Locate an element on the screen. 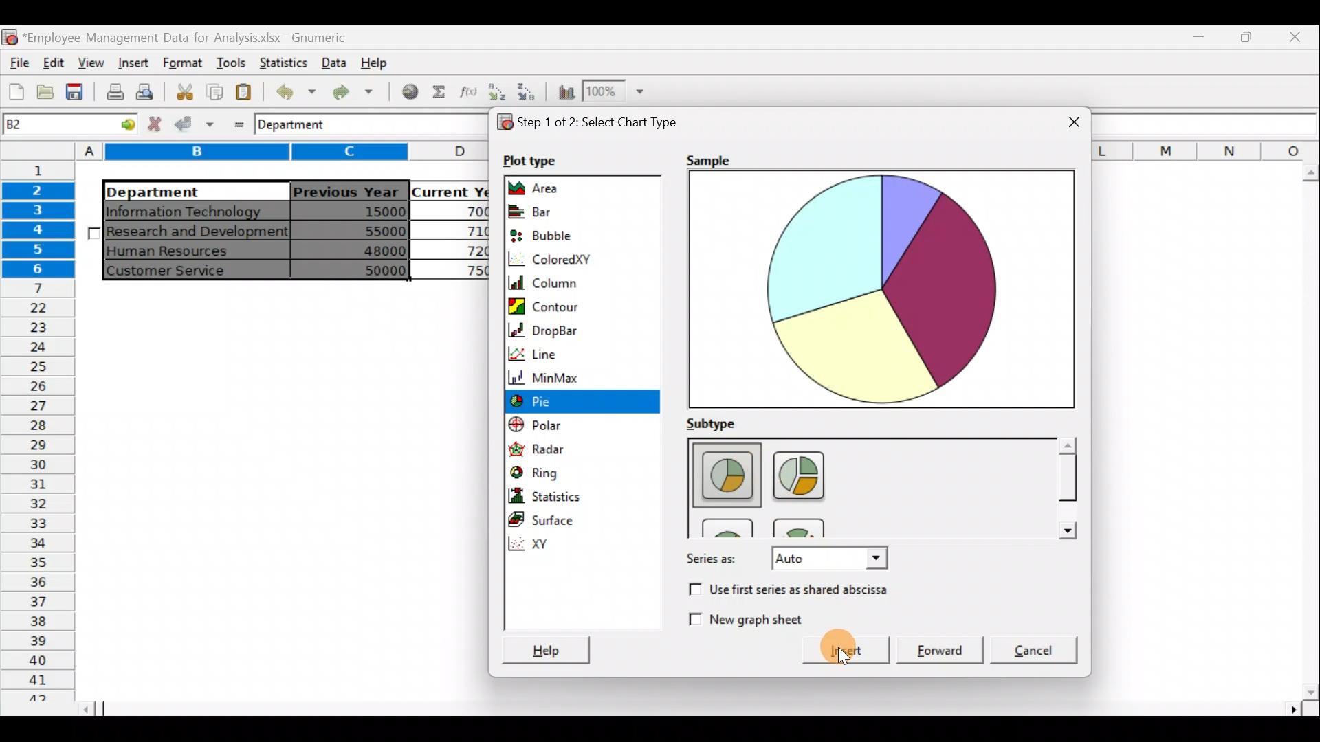 The image size is (1320, 742). Step 1 of 2: Select Chart Type is located at coordinates (602, 122).